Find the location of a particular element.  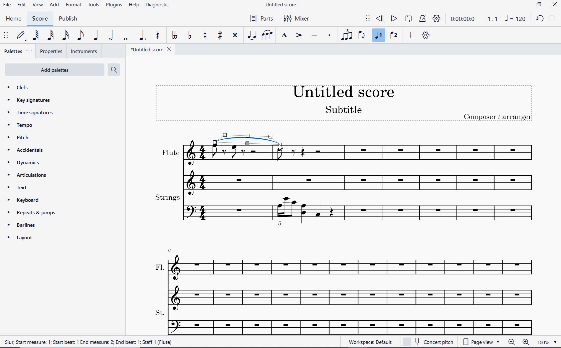

repeats & jumps is located at coordinates (34, 213).